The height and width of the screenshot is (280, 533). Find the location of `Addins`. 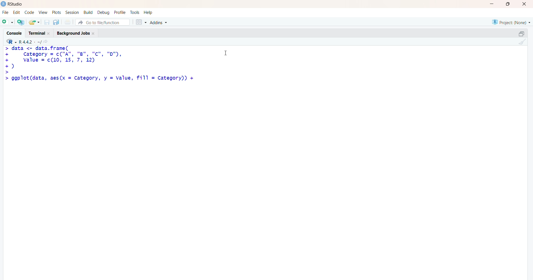

Addins is located at coordinates (160, 23).